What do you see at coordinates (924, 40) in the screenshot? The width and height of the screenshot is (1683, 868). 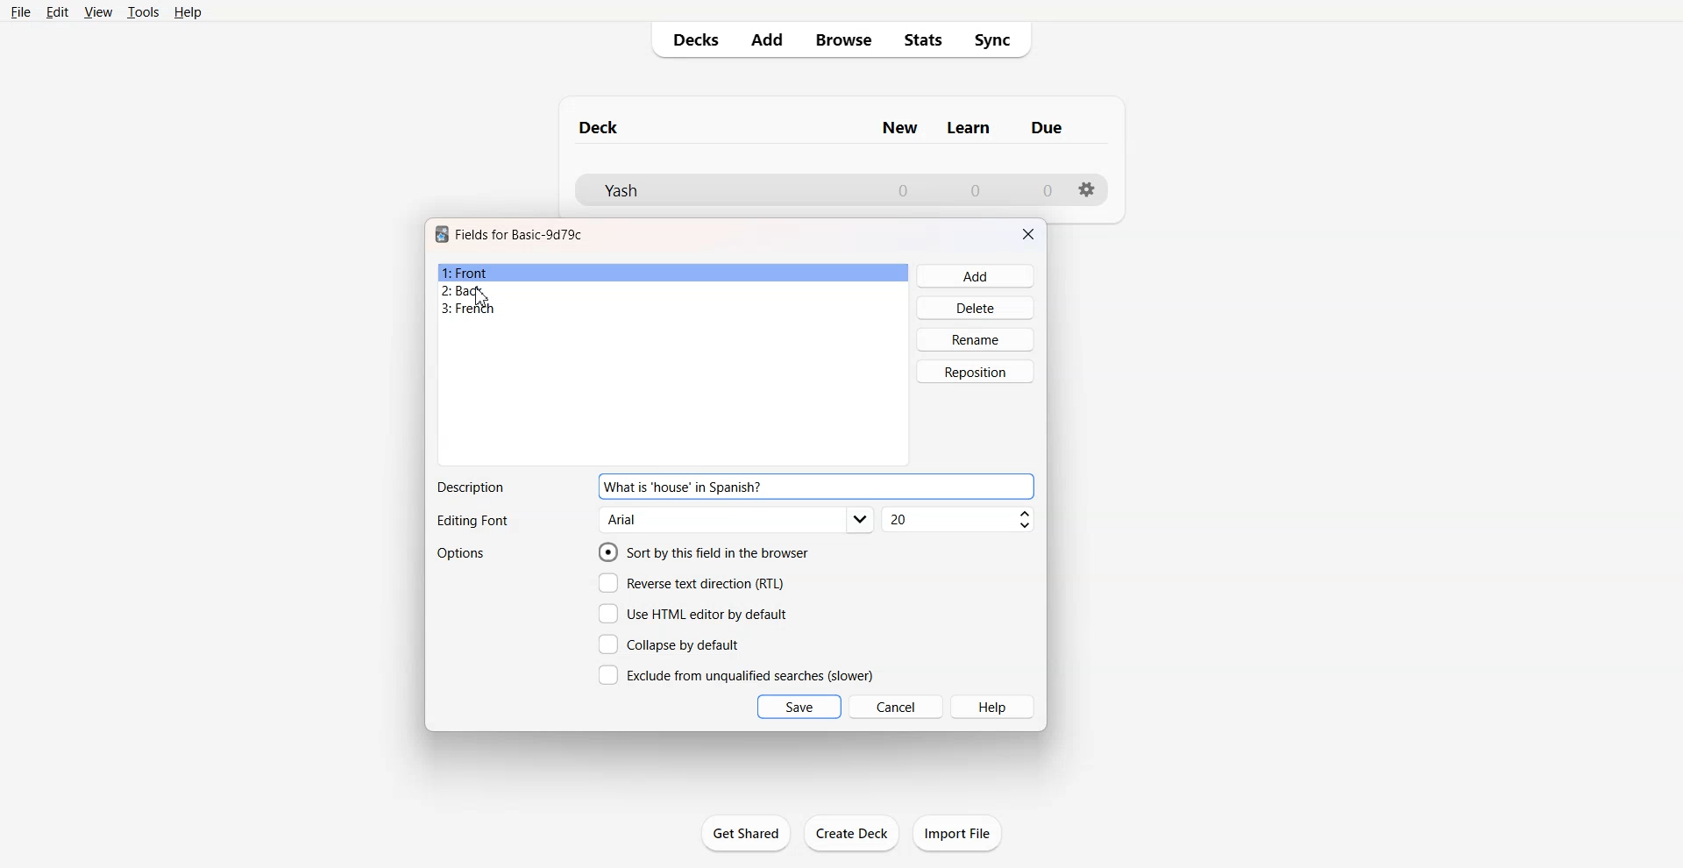 I see `Stats` at bounding box center [924, 40].